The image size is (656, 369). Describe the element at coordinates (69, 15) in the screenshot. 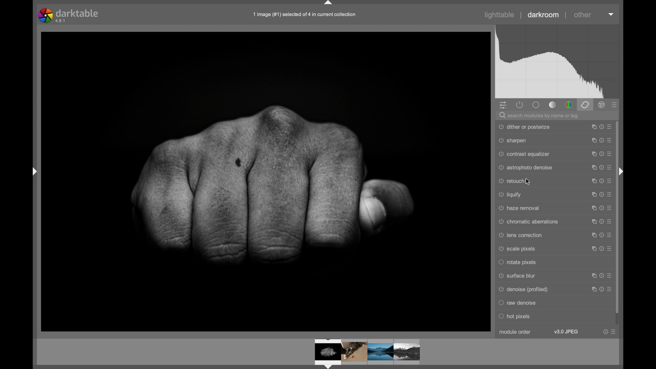

I see `darktable` at that location.